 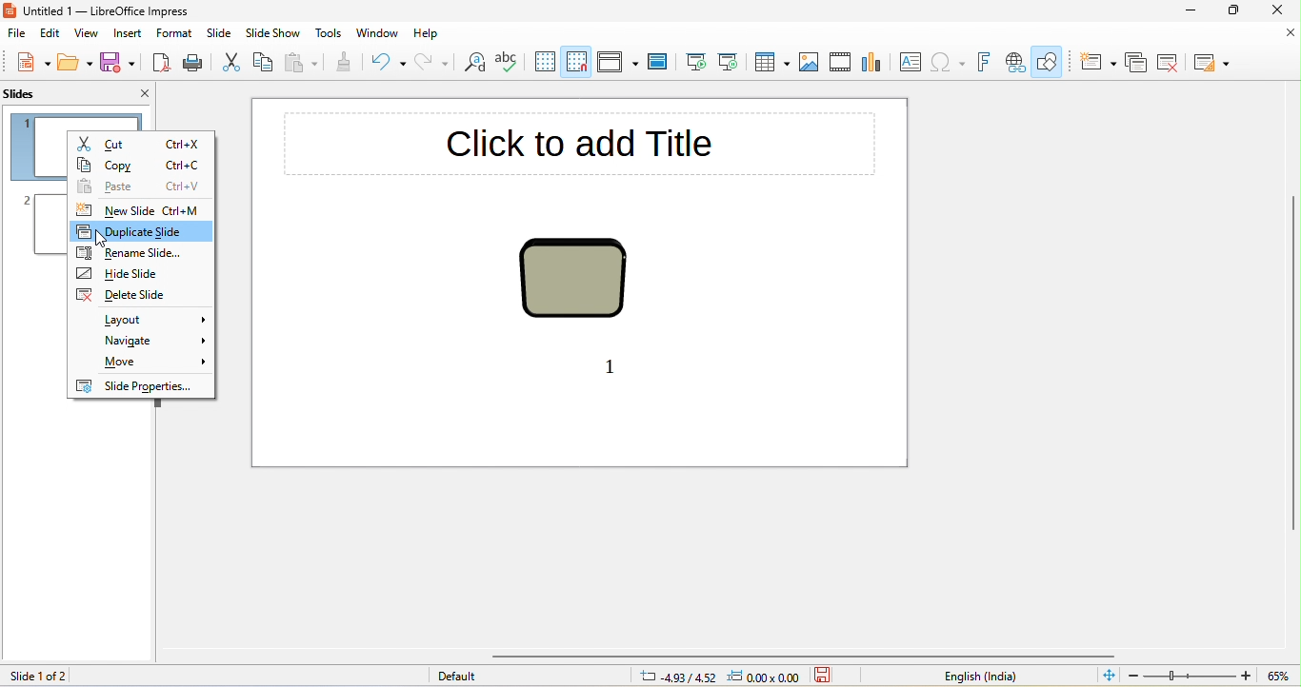 I want to click on text box, so click(x=908, y=62).